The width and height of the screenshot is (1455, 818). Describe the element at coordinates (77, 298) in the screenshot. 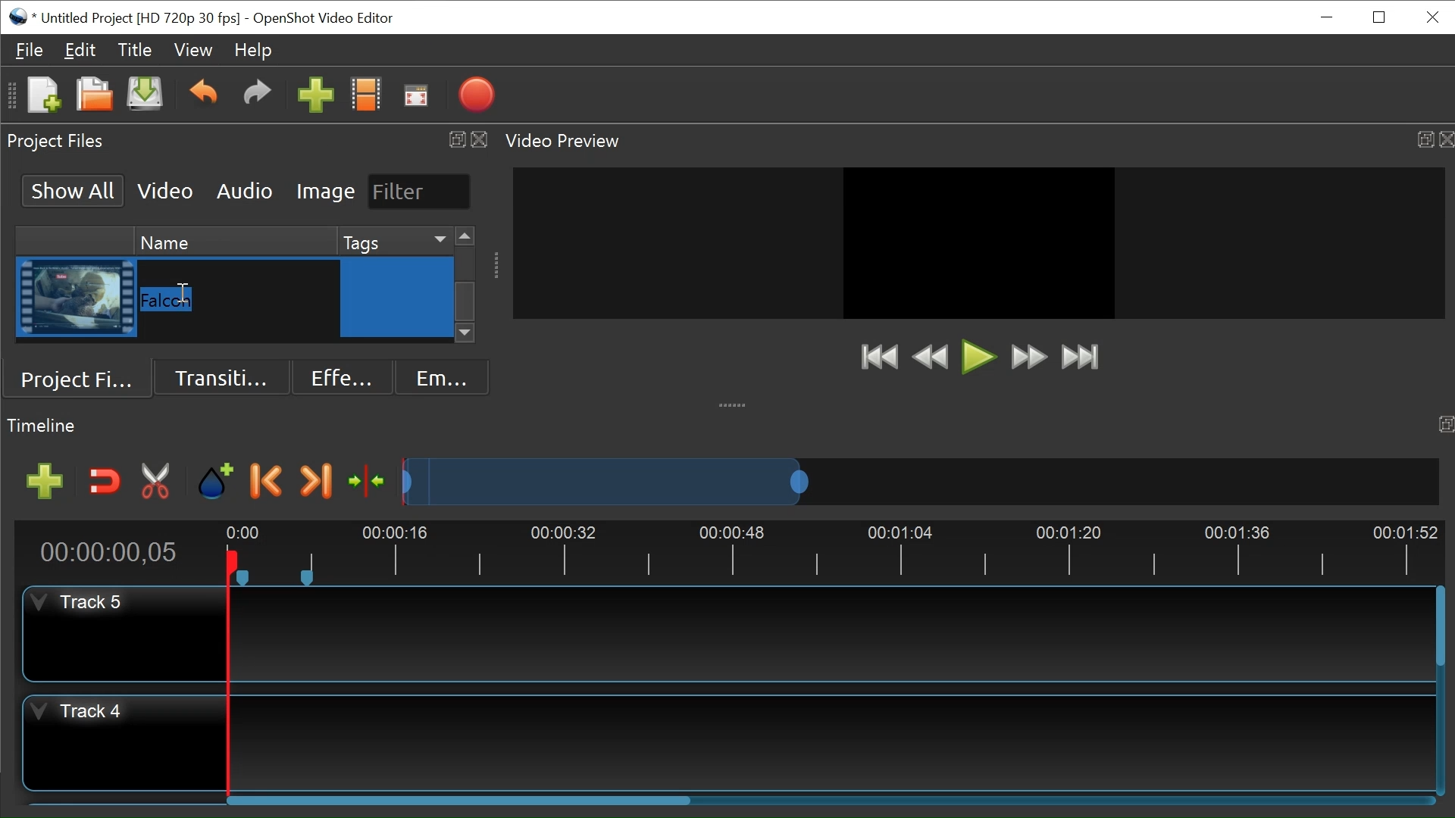

I see `Clip` at that location.